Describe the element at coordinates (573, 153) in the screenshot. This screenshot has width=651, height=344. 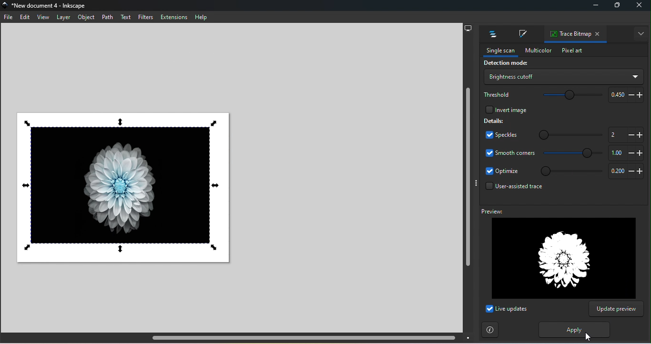
I see `Smooth corners slide bar` at that location.